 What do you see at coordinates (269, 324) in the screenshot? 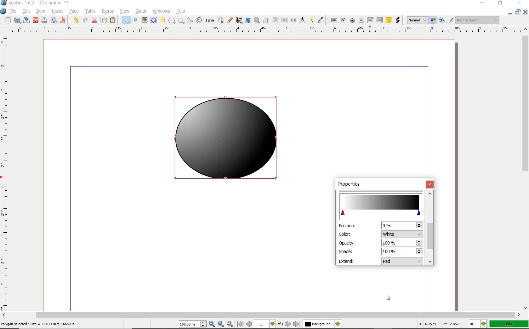
I see `1 of 1` at bounding box center [269, 324].